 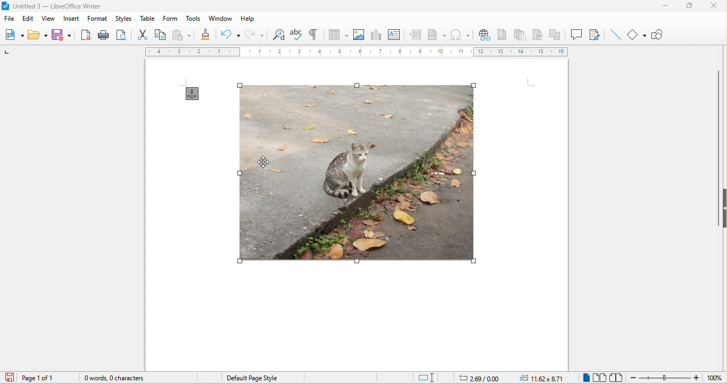 I want to click on undo, so click(x=230, y=35).